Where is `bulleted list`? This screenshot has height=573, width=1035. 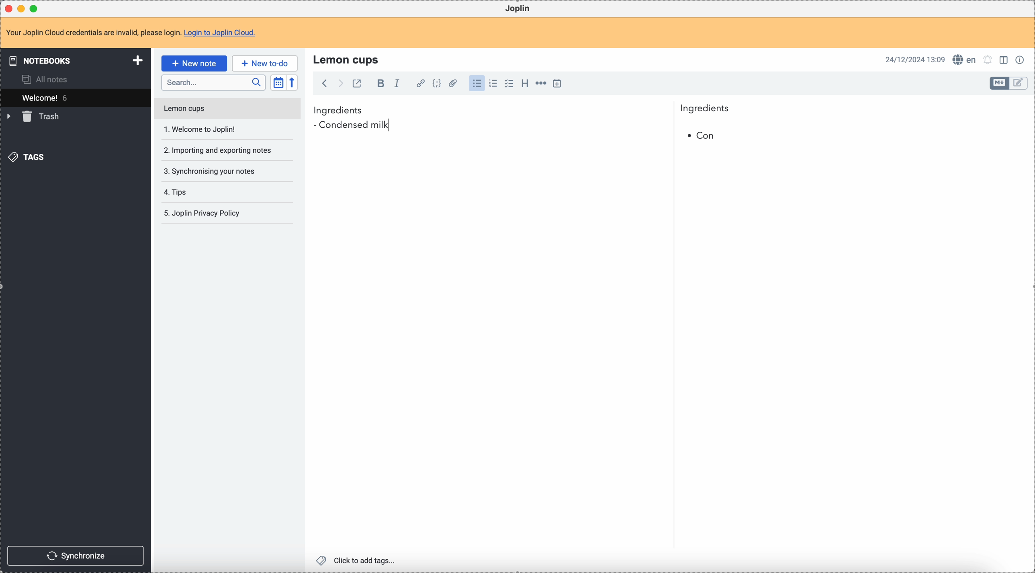
bulleted list is located at coordinates (476, 84).